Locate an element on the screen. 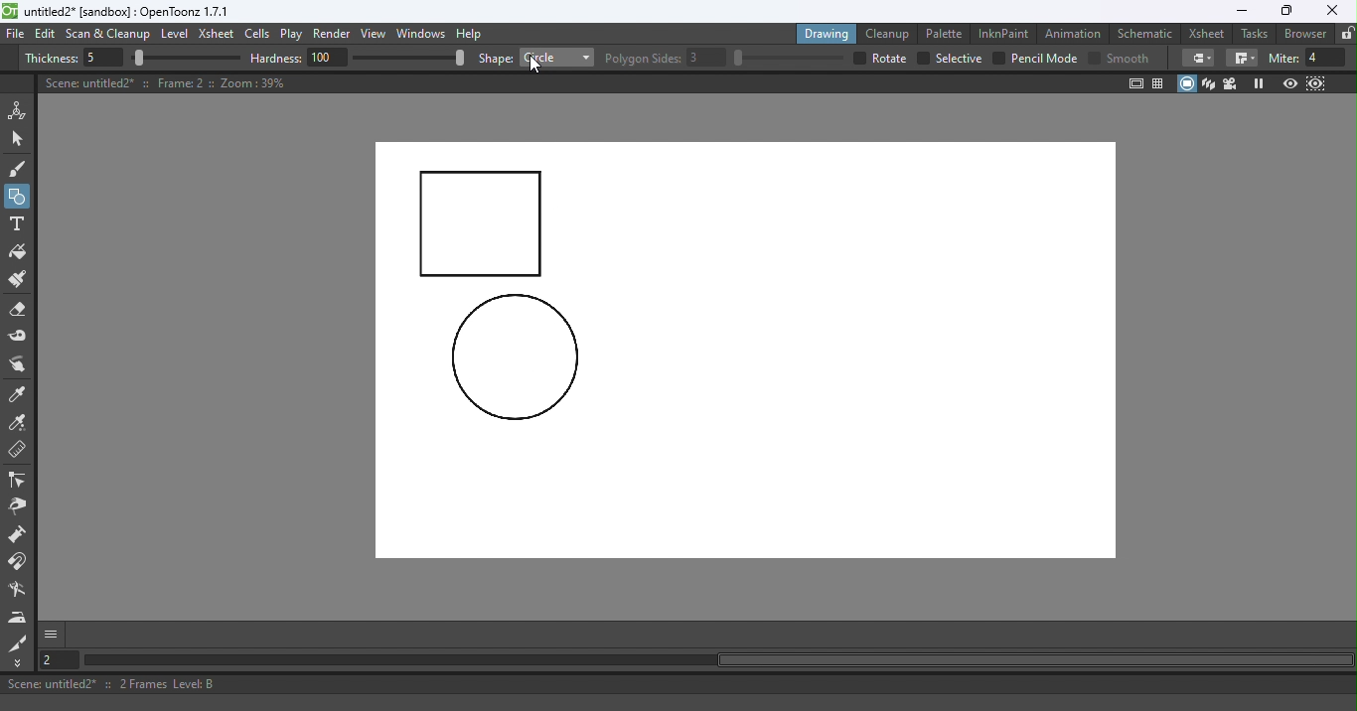 The image size is (1357, 711). Thickness is located at coordinates (51, 59).